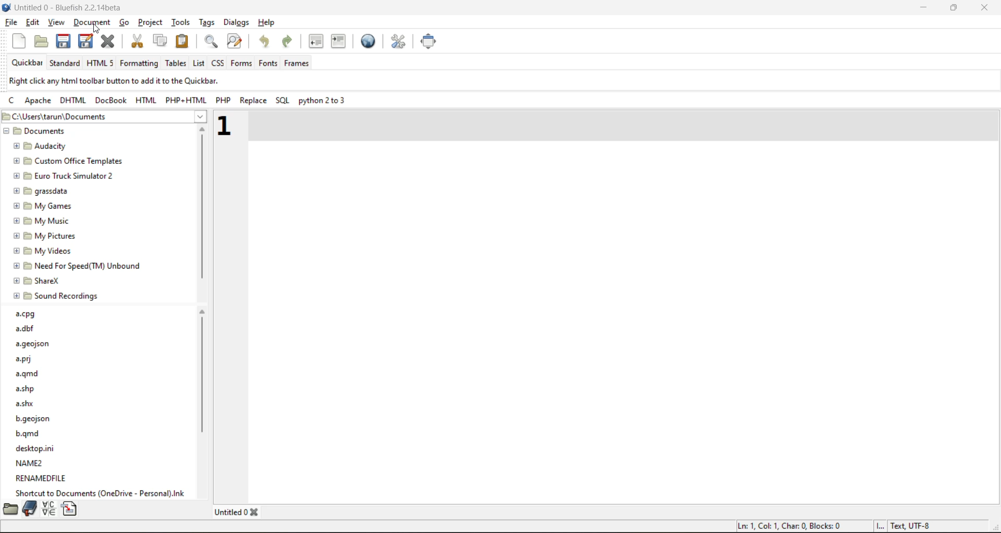 This screenshot has height=533, width=1001. What do you see at coordinates (42, 222) in the screenshot?
I see `my music` at bounding box center [42, 222].